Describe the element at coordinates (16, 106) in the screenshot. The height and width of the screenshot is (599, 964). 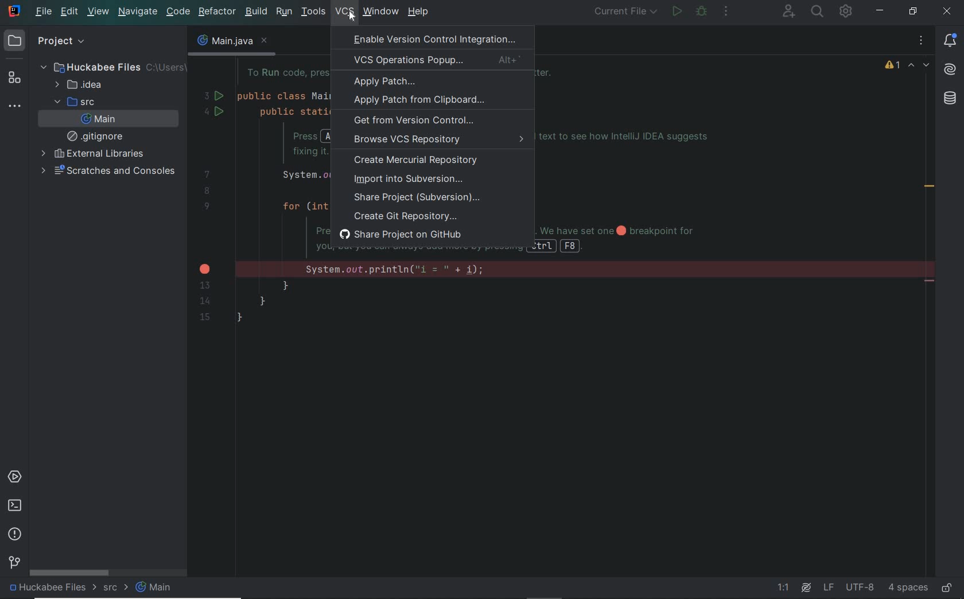
I see `more tool windows` at that location.